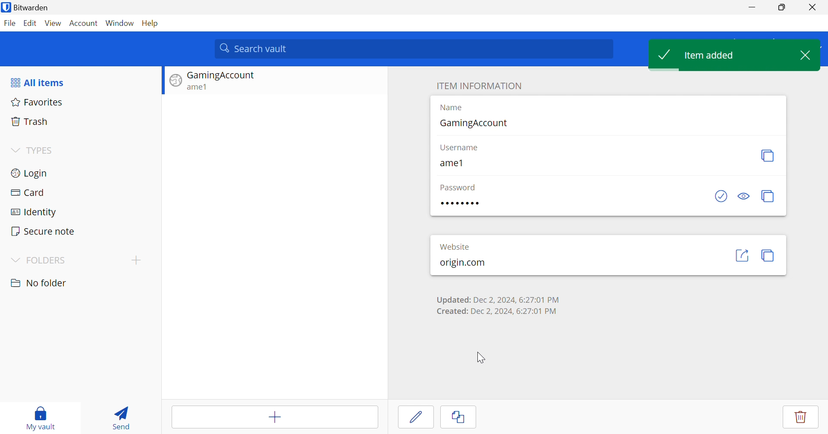  Describe the element at coordinates (37, 83) in the screenshot. I see `All items` at that location.